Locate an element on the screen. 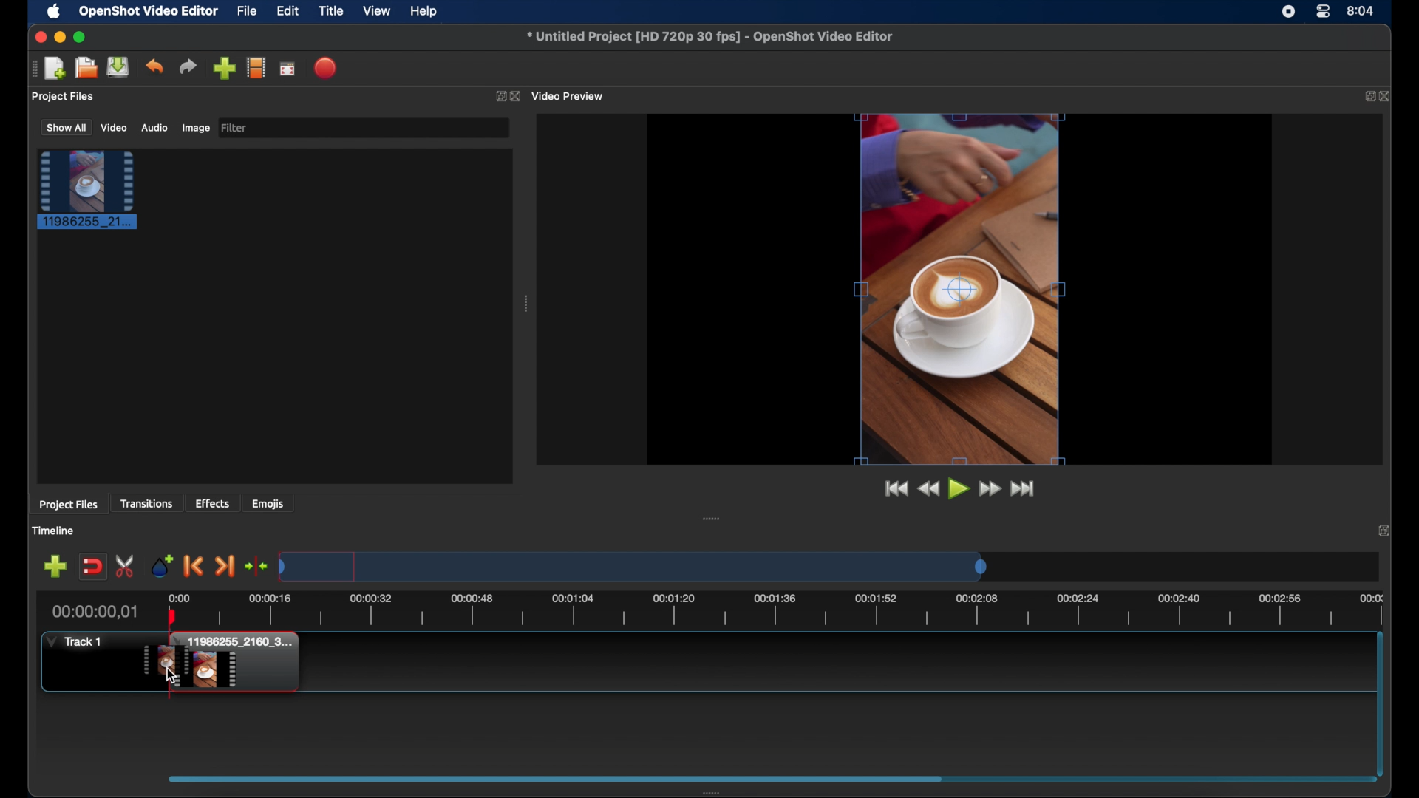 This screenshot has height=798, width=1419. time is located at coordinates (1361, 10).